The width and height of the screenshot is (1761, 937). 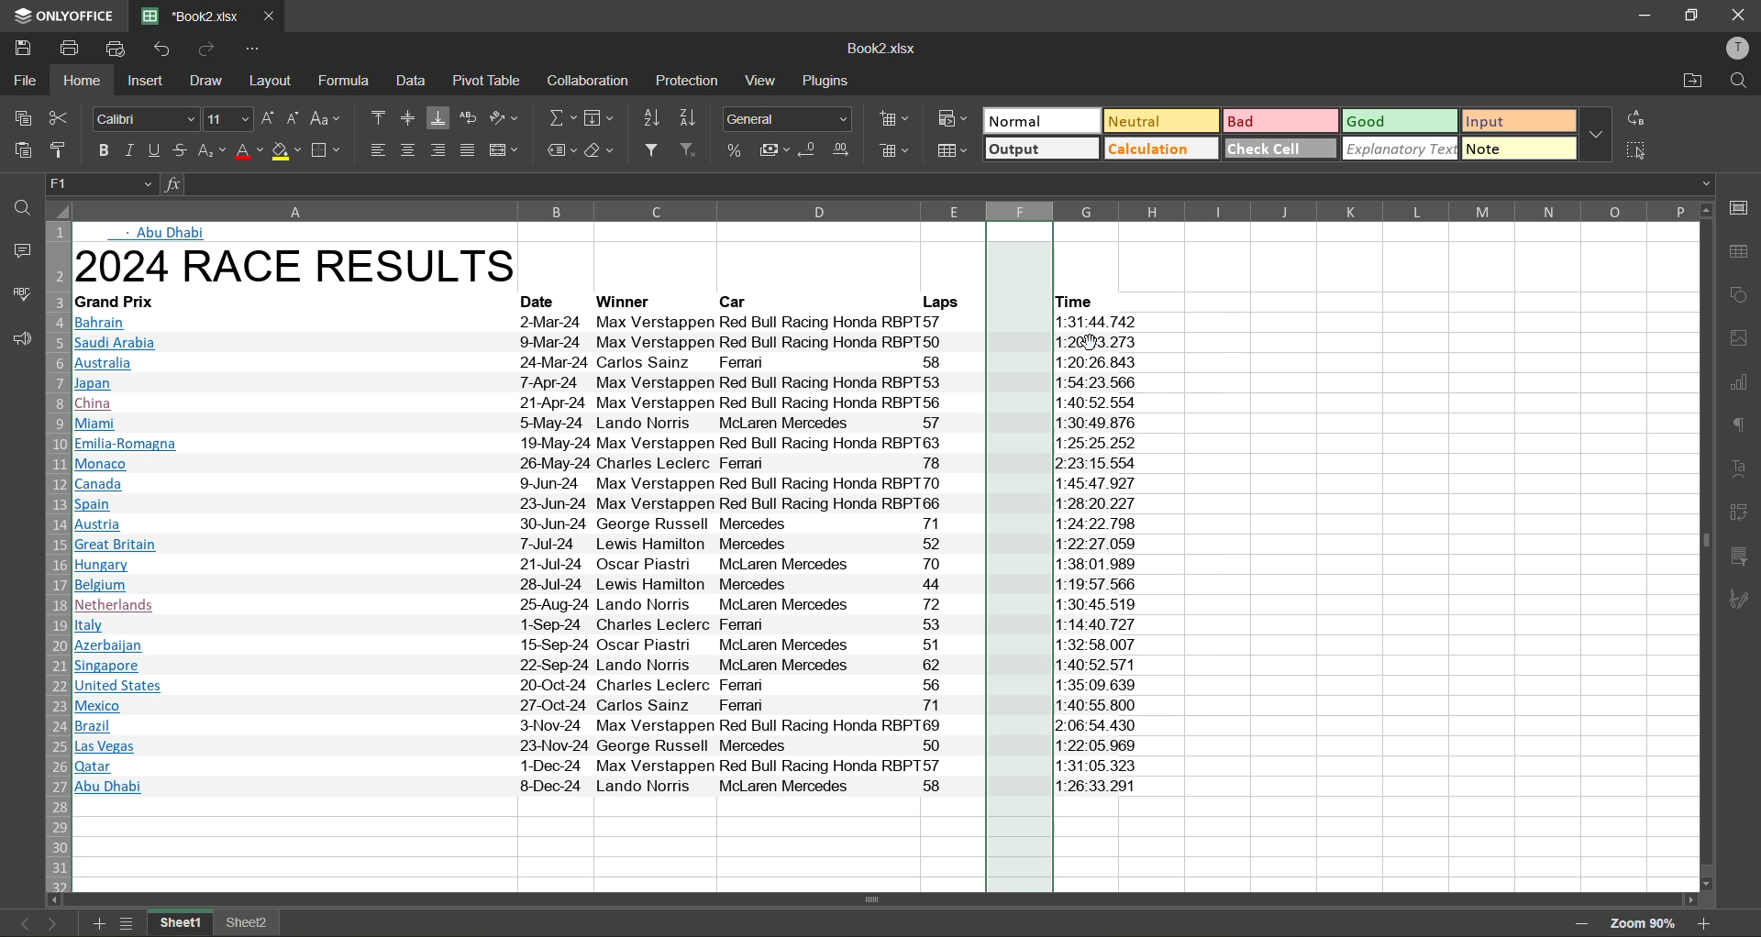 I want to click on Mexico 27-Oct-24 Carlos Sainz Ferman 71 1:40:55.800, so click(x=517, y=704).